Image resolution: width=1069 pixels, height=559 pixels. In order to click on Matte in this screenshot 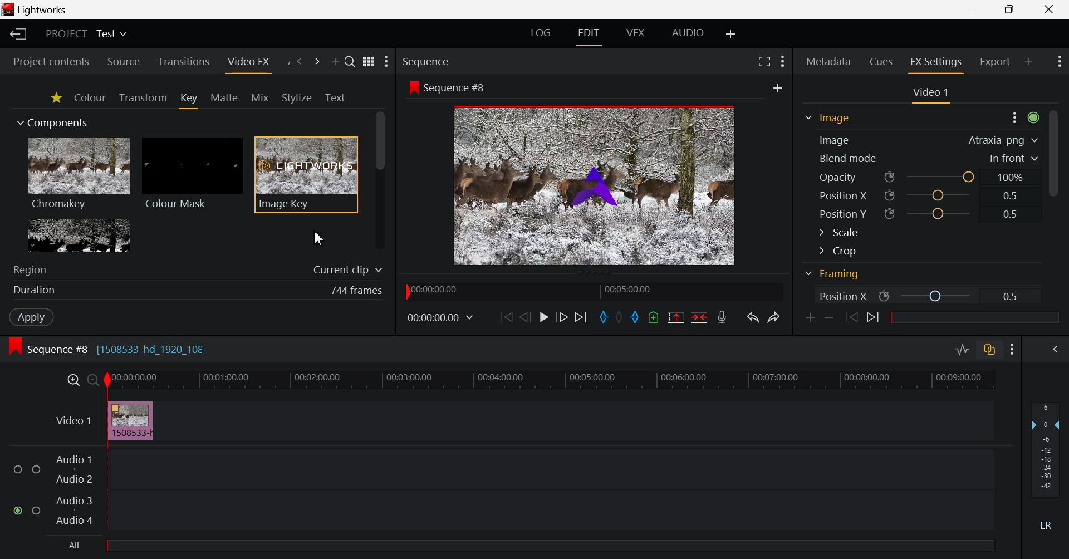, I will do `click(226, 99)`.